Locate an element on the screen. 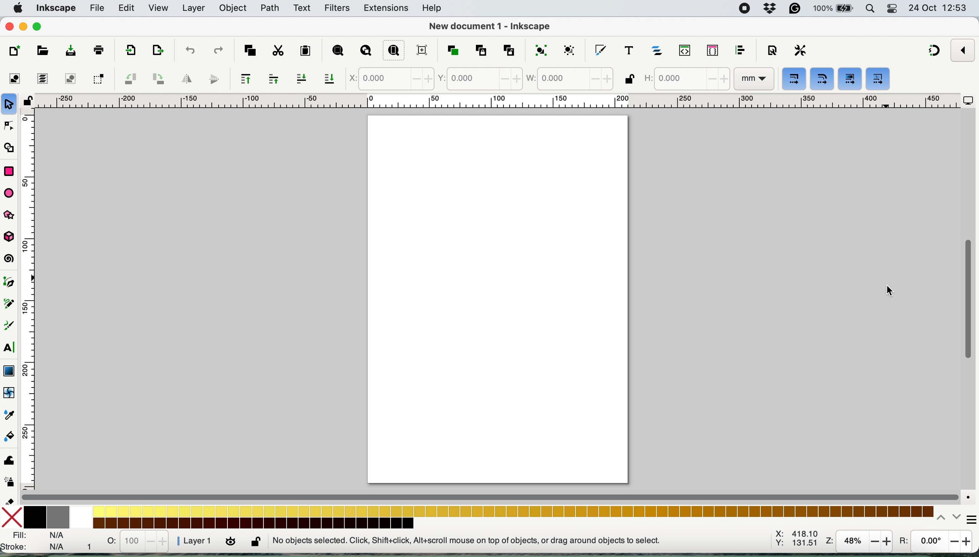 The image size is (979, 557). dropbox is located at coordinates (772, 8).